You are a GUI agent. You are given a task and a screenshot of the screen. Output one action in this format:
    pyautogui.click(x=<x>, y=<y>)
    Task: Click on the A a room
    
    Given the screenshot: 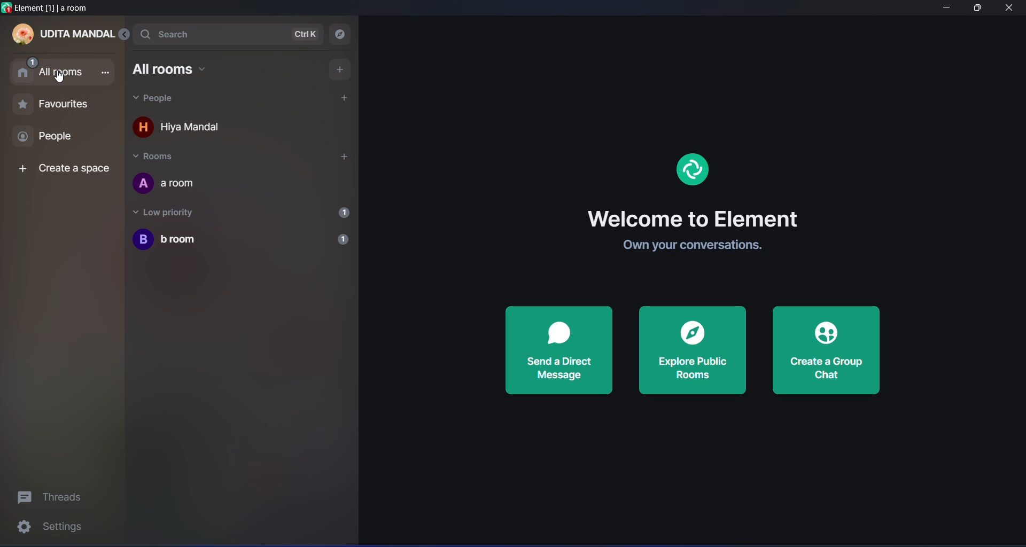 What is the action you would take?
    pyautogui.click(x=175, y=183)
    